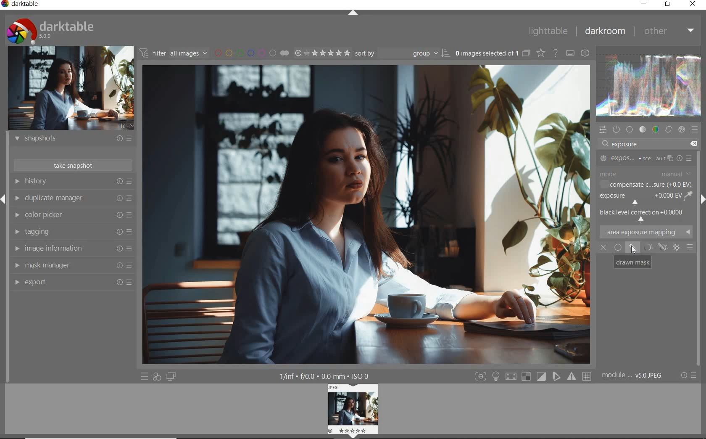 The image size is (706, 439). Describe the element at coordinates (634, 262) in the screenshot. I see `DRAWN MASK` at that location.